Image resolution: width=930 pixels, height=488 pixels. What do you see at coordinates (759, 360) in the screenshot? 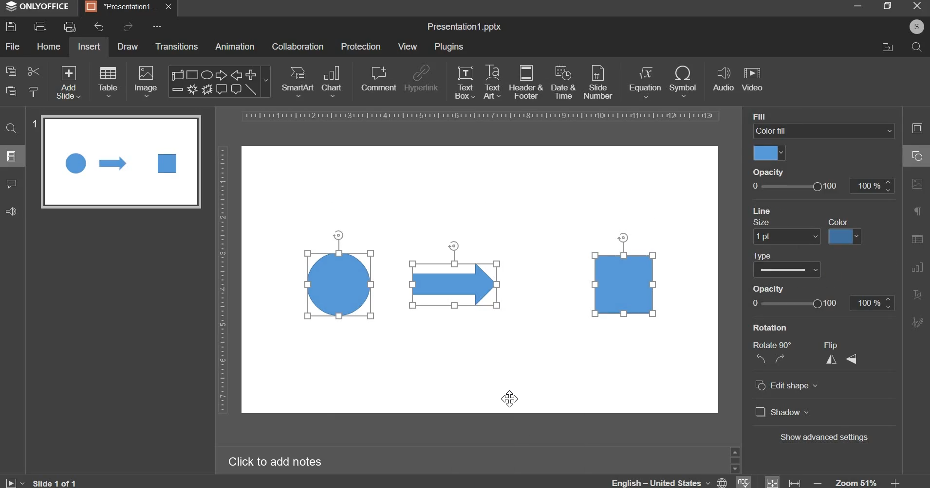
I see `rotate left 90` at bounding box center [759, 360].